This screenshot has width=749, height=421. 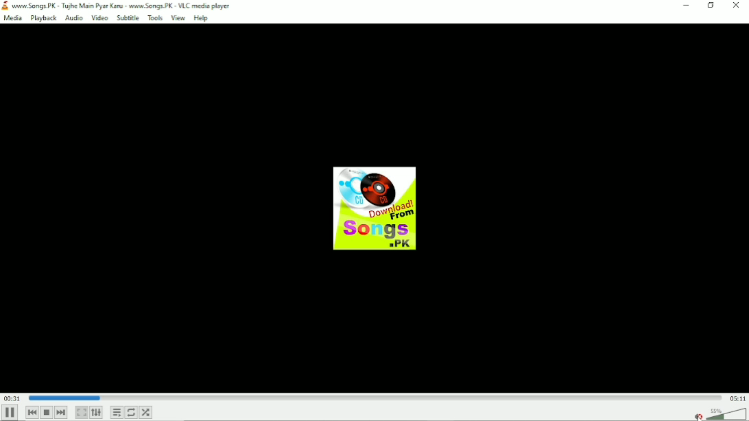 I want to click on Total duration, so click(x=737, y=398).